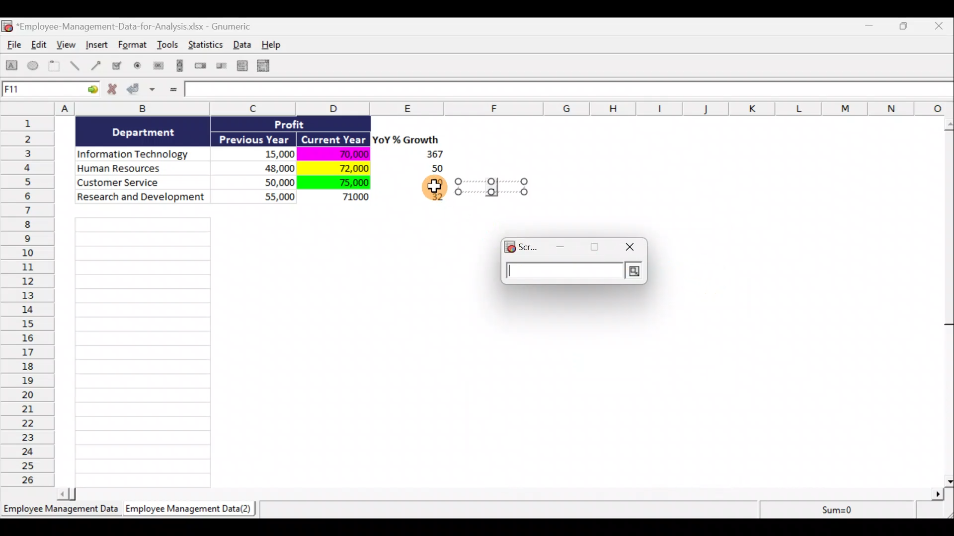  Describe the element at coordinates (521, 246) in the screenshot. I see `Scr...` at that location.